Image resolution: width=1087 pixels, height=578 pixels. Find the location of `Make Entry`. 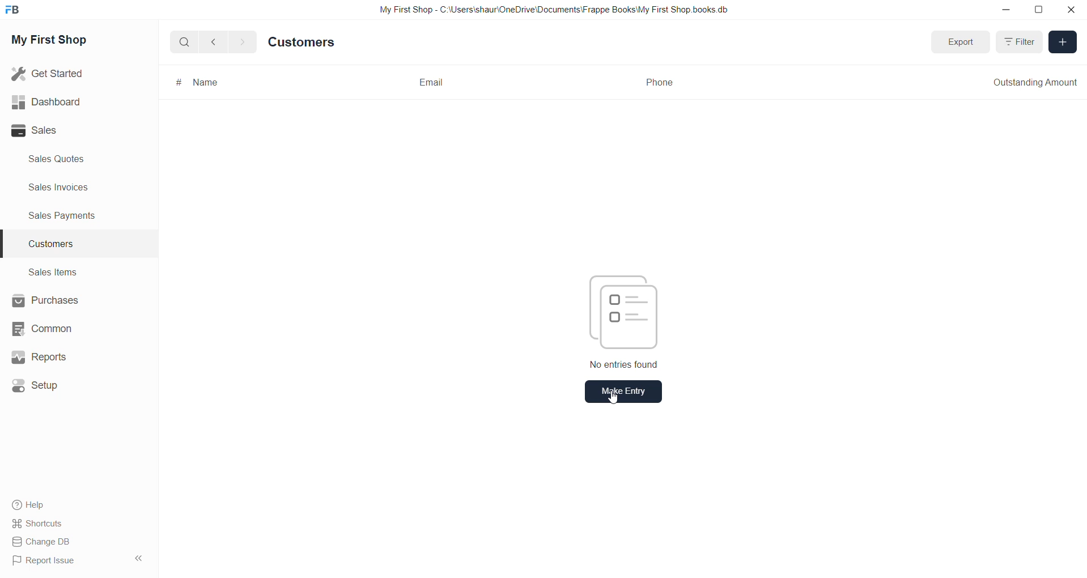

Make Entry is located at coordinates (623, 392).